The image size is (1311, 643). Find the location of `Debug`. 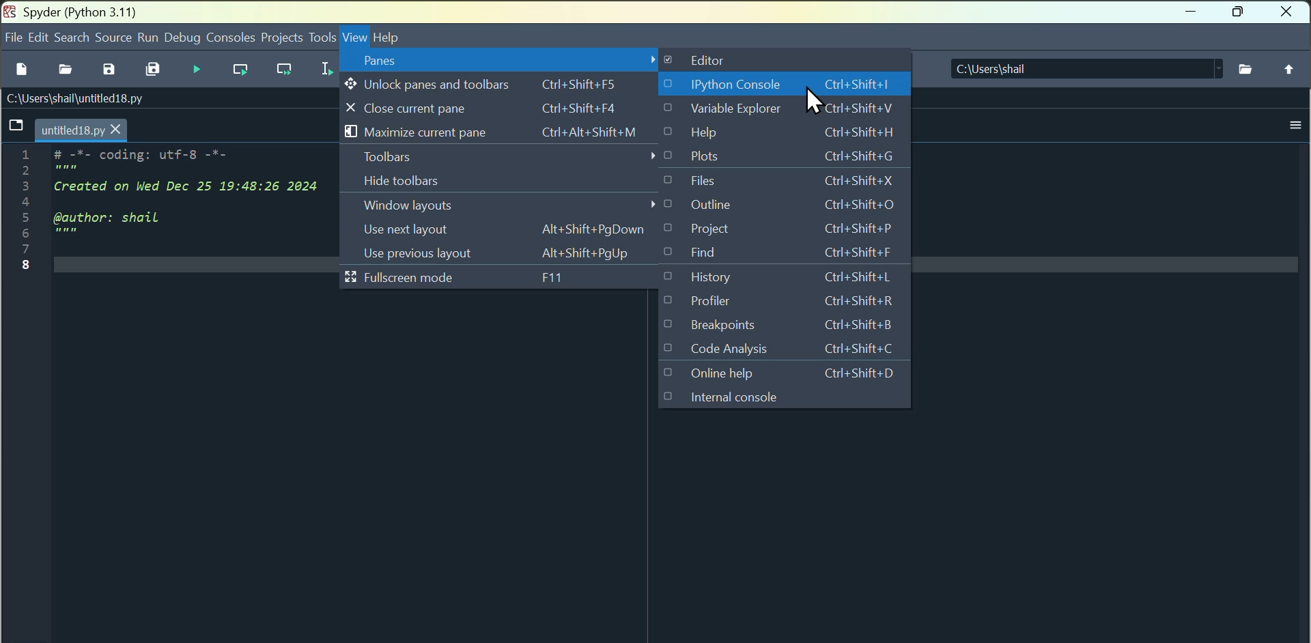

Debug is located at coordinates (184, 38).